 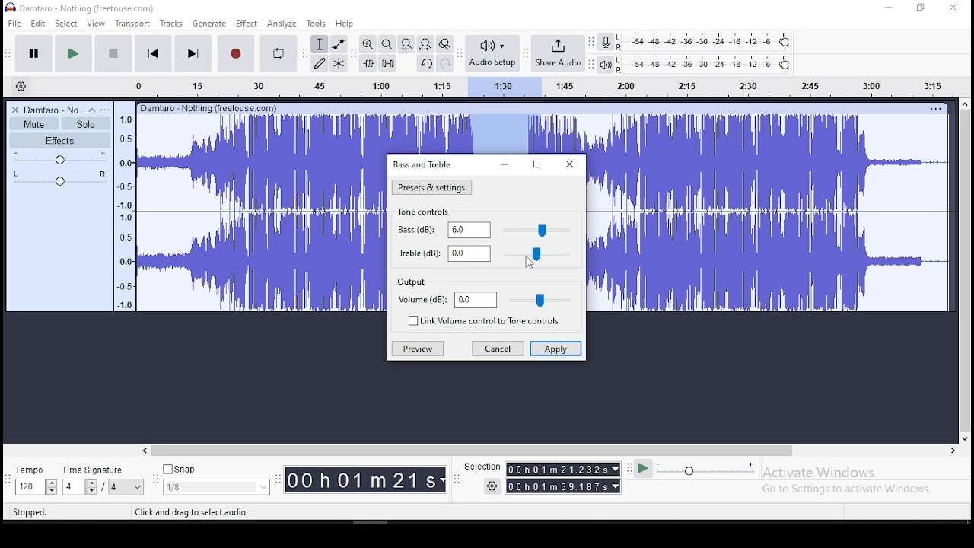 What do you see at coordinates (964, 436) in the screenshot?
I see `down` at bounding box center [964, 436].